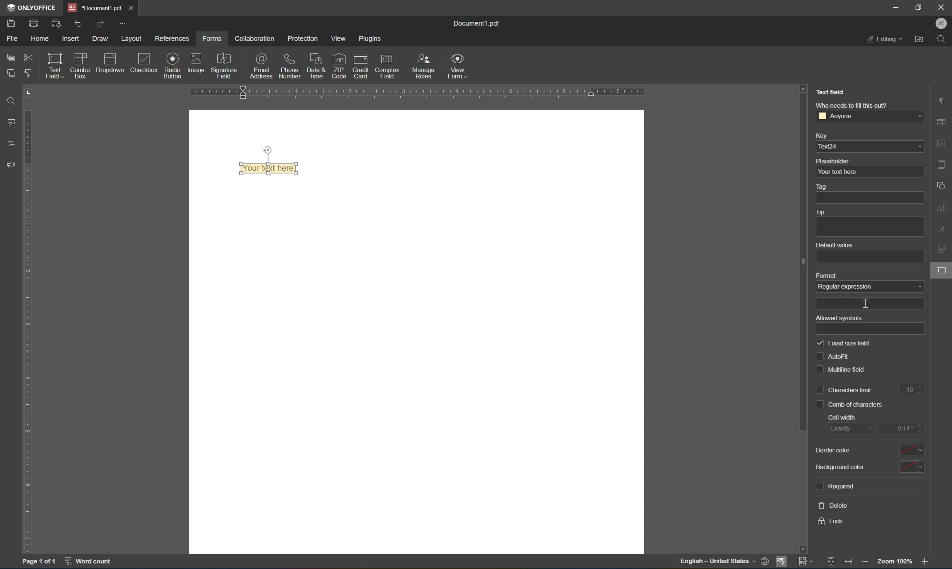 The image size is (952, 569). I want to click on add, so click(869, 304).